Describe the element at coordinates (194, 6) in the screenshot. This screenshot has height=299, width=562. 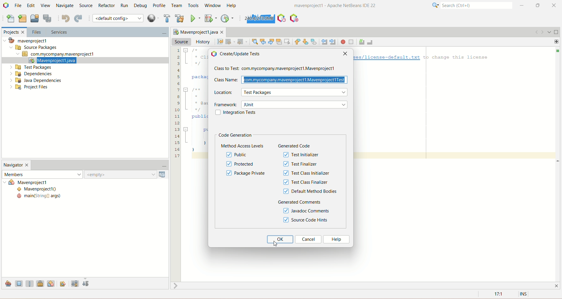
I see `tools` at that location.